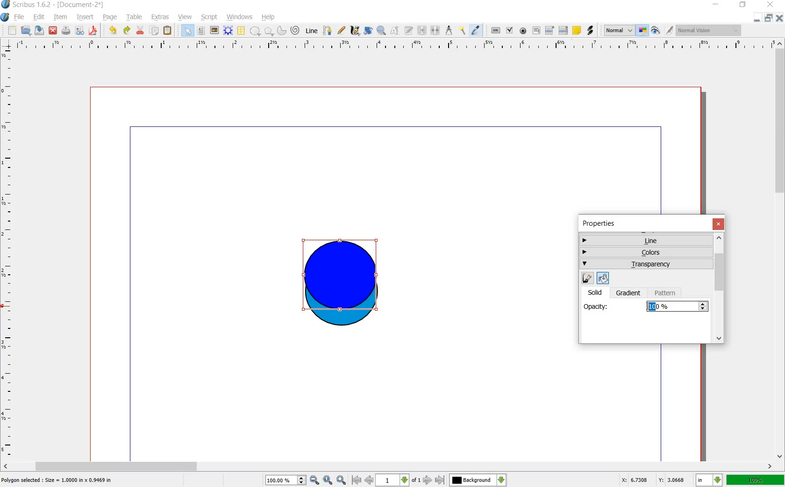  What do you see at coordinates (167, 30) in the screenshot?
I see `paste` at bounding box center [167, 30].